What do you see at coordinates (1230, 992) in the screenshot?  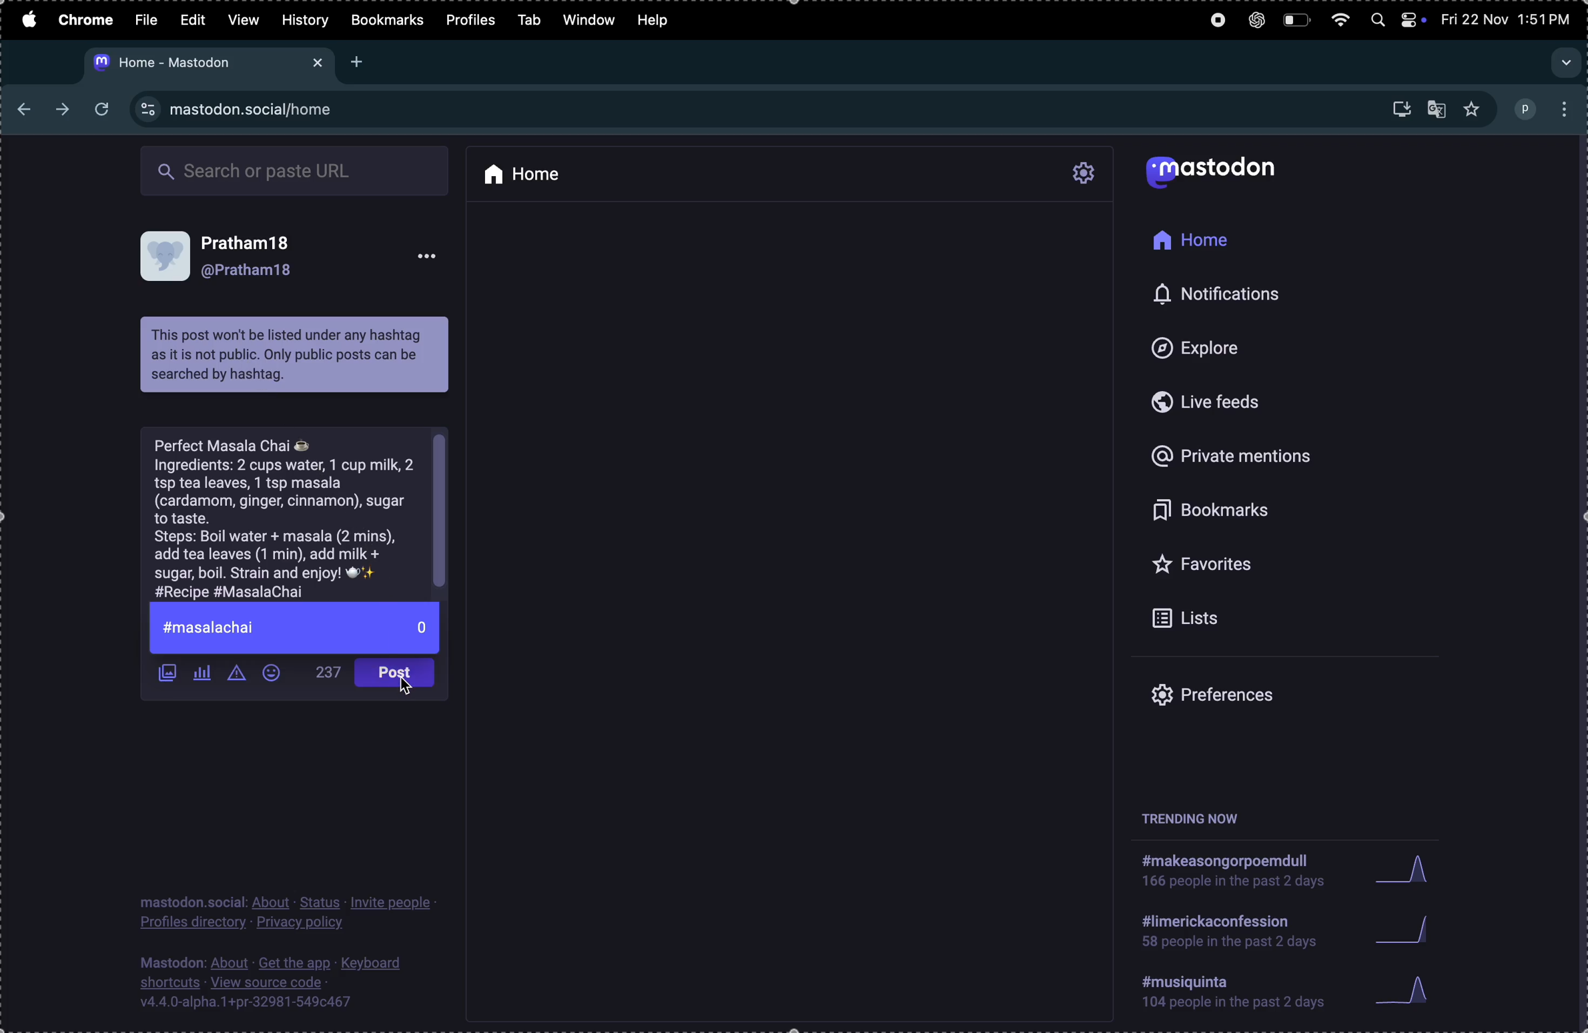 I see `hashtags` at bounding box center [1230, 992].